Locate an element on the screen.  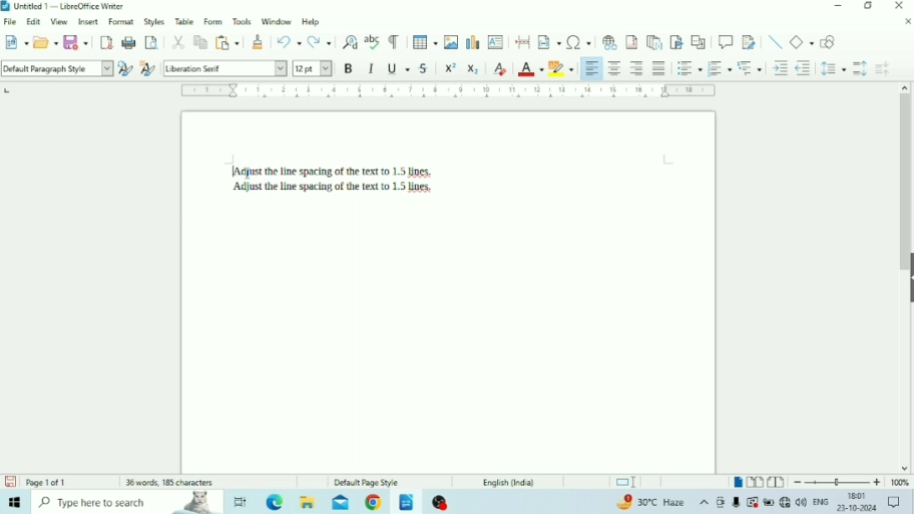
Insert Footnote is located at coordinates (633, 41).